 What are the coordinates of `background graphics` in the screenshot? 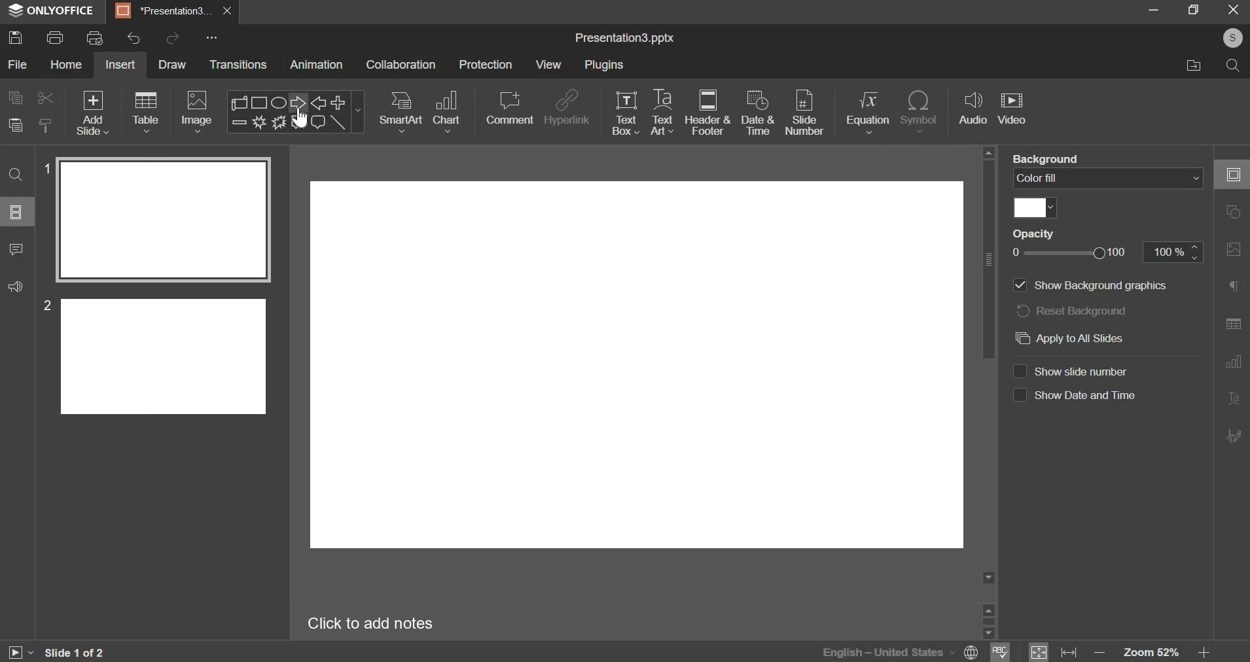 It's located at (1094, 286).